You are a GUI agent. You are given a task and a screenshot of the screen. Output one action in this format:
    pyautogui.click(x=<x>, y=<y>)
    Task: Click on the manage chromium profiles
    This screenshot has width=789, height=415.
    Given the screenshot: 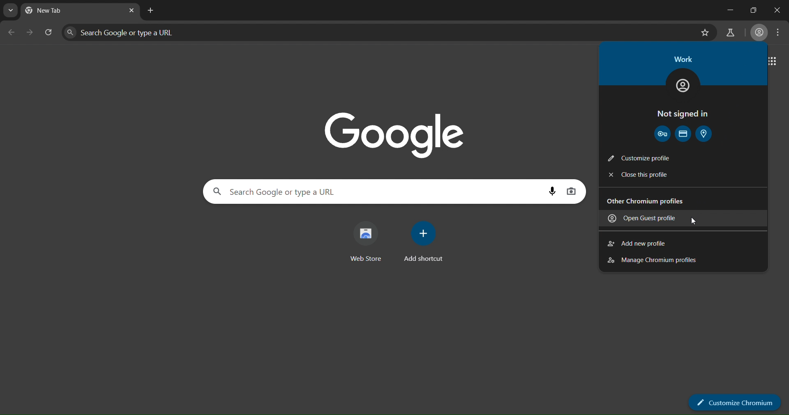 What is the action you would take?
    pyautogui.click(x=654, y=261)
    